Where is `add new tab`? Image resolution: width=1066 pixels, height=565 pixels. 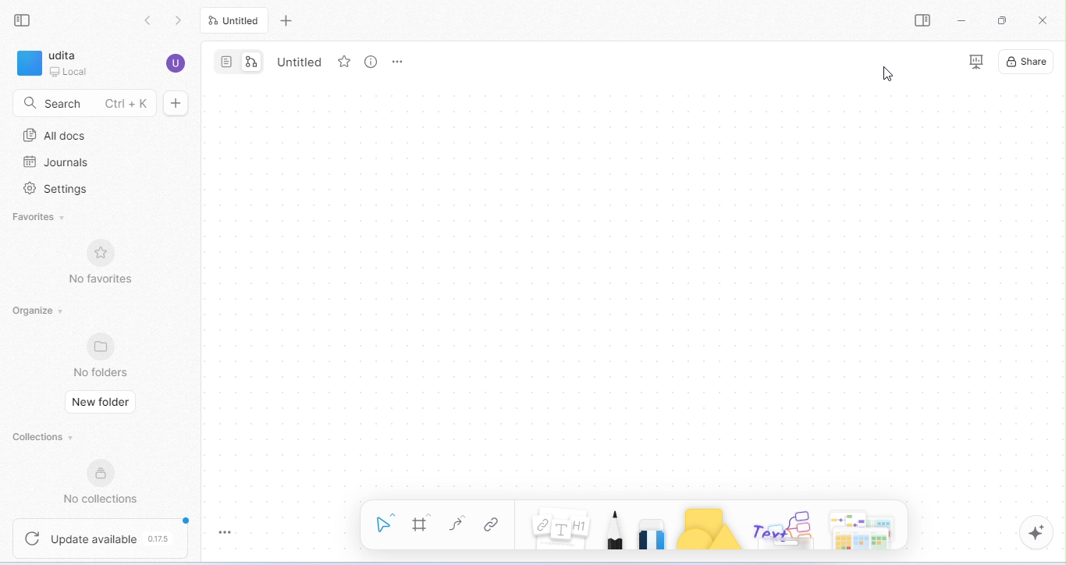 add new tab is located at coordinates (288, 21).